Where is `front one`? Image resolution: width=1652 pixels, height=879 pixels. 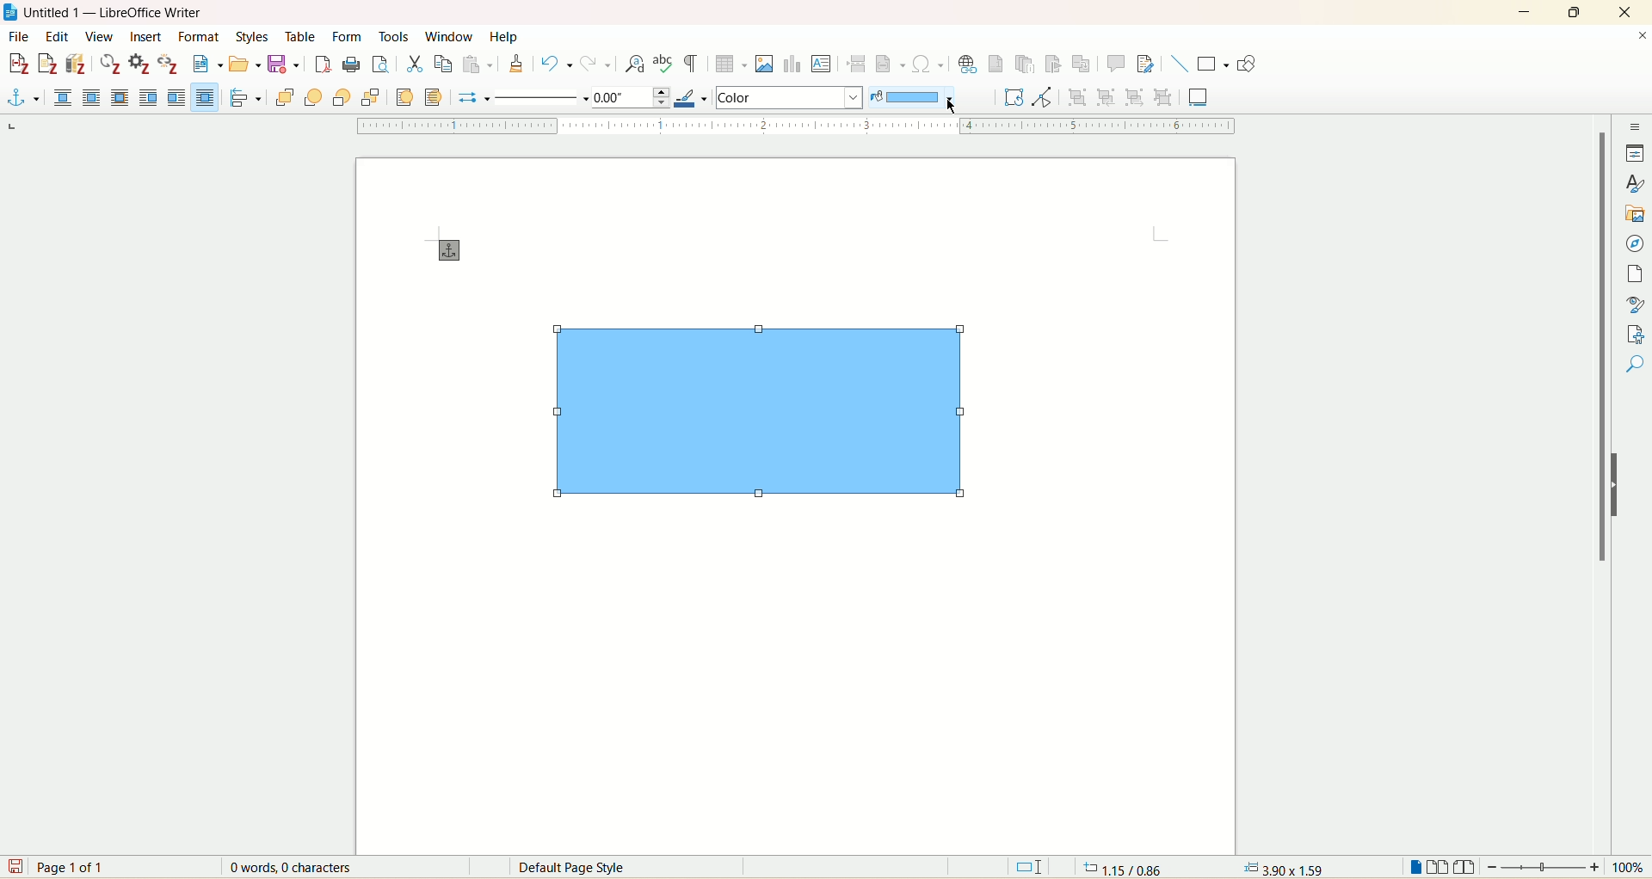
front one is located at coordinates (316, 97).